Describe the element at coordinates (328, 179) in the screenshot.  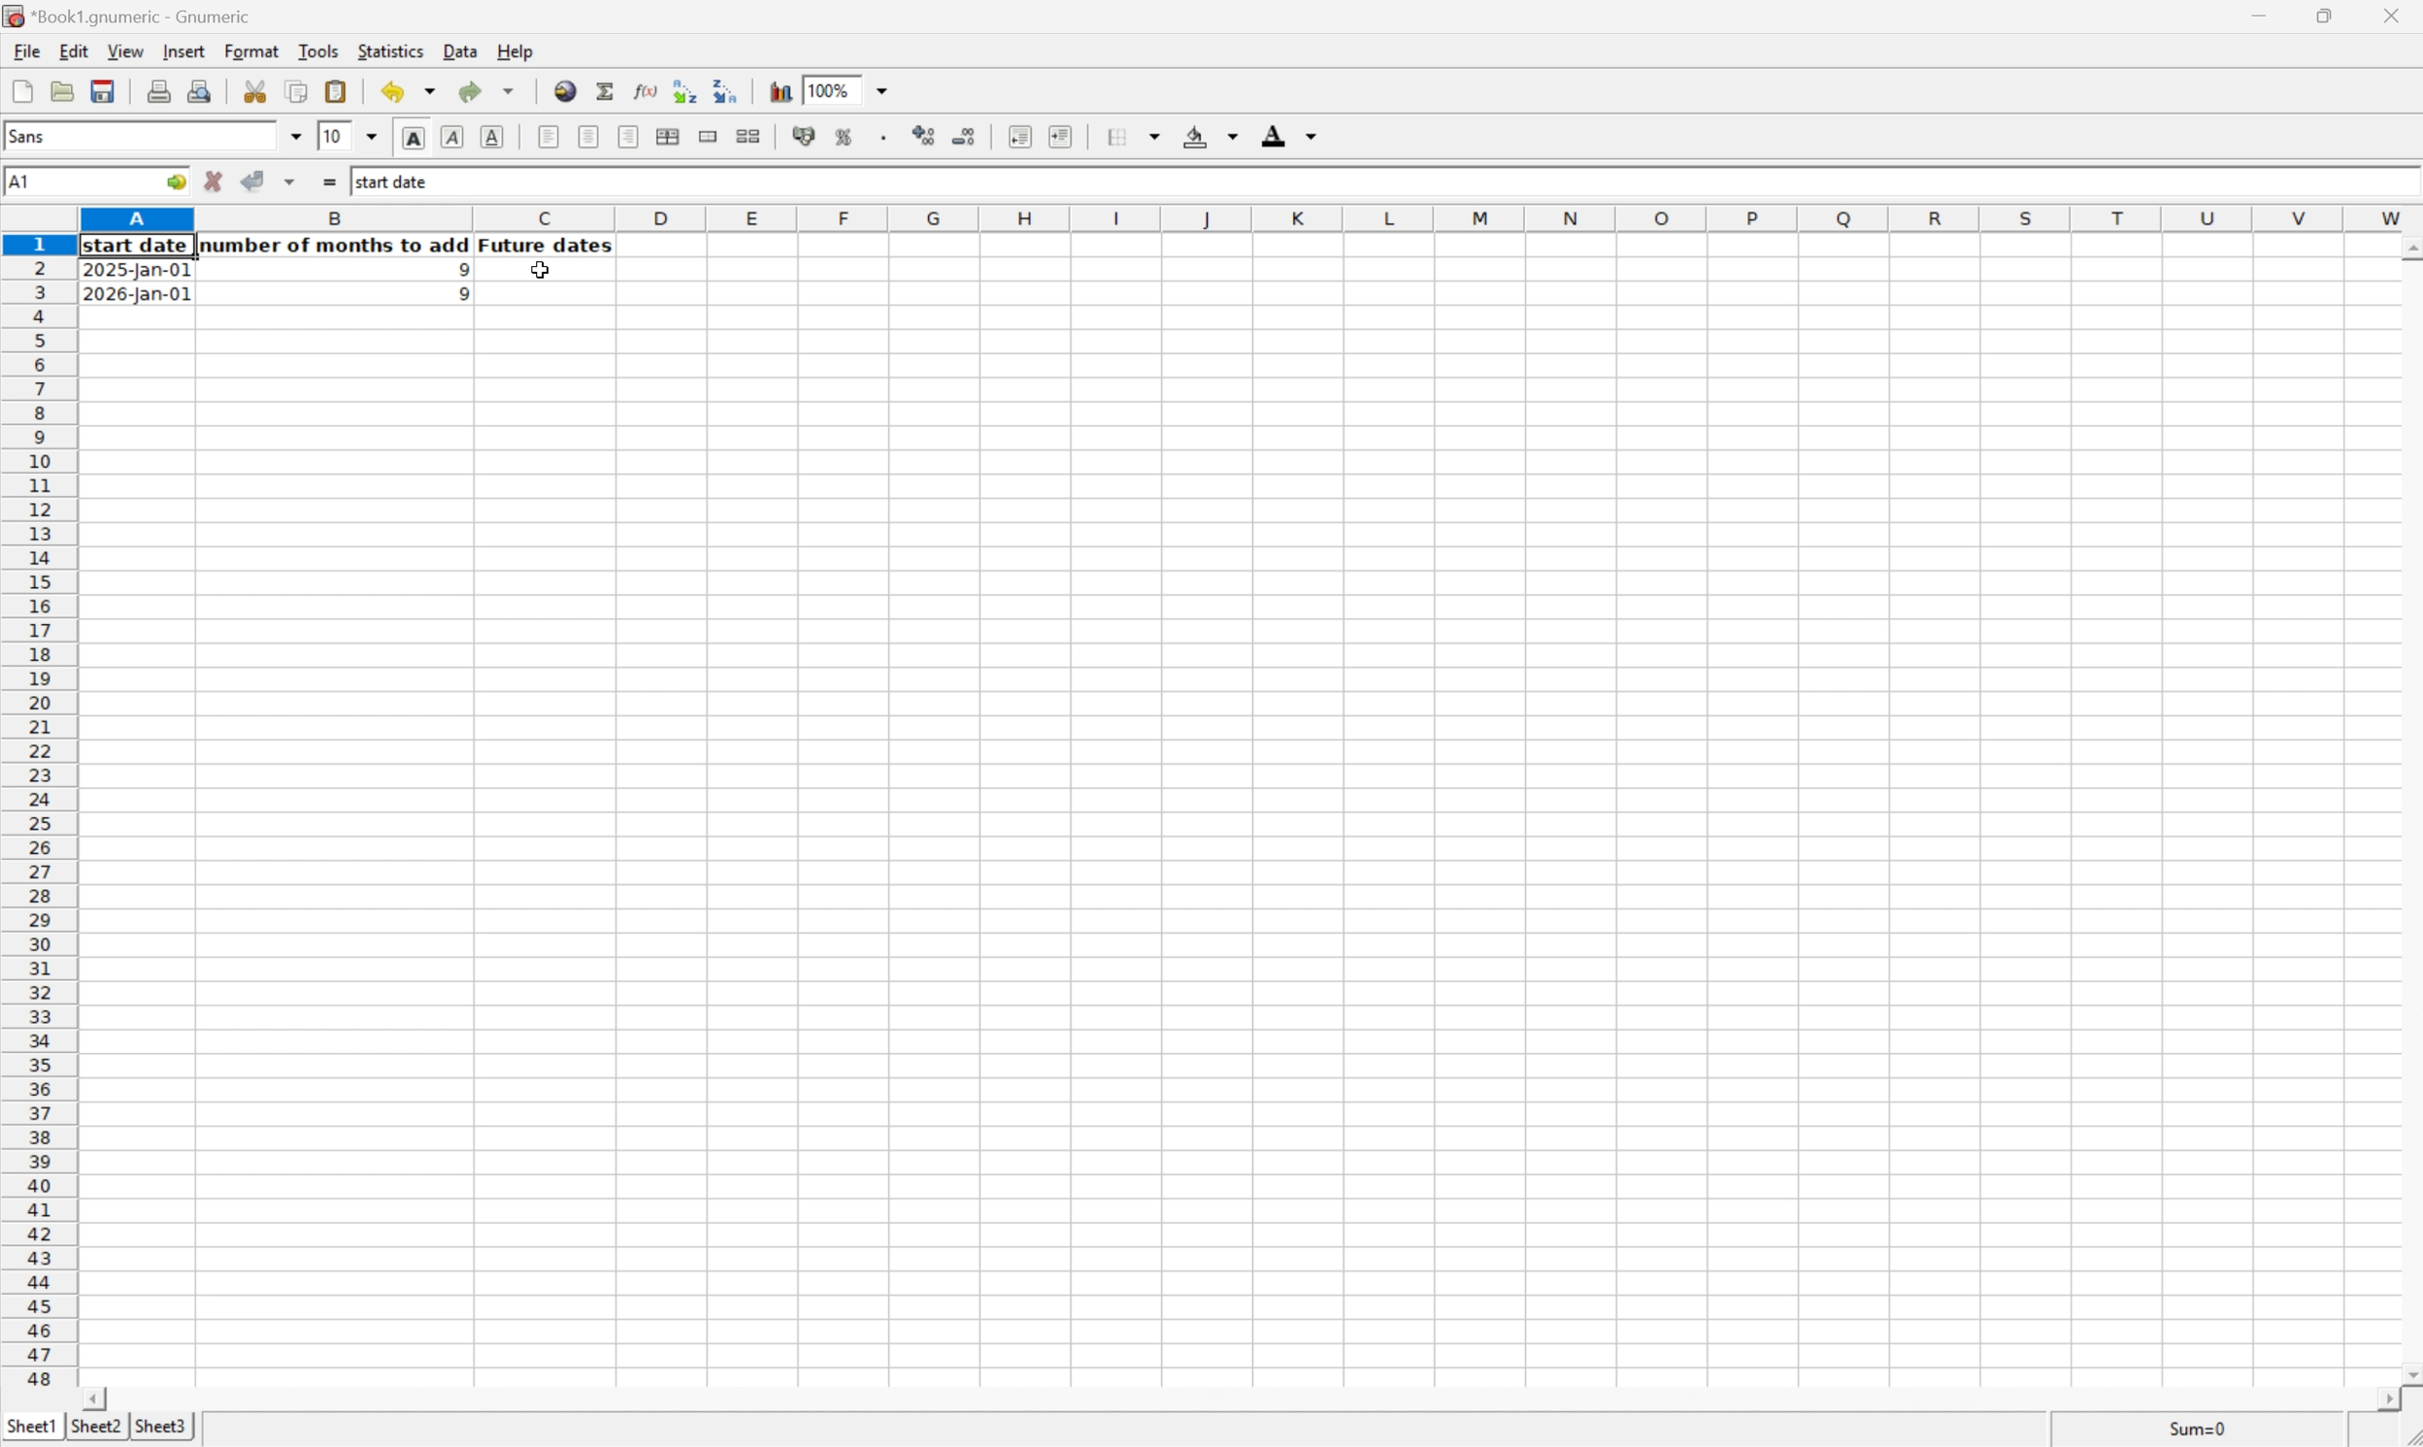
I see `Enter formula` at that location.